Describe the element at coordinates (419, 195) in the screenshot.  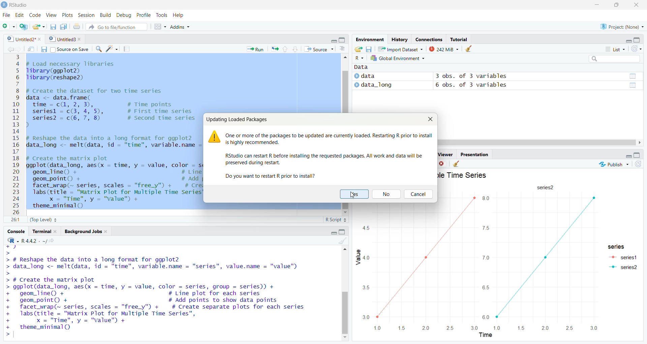
I see `Cancel` at that location.